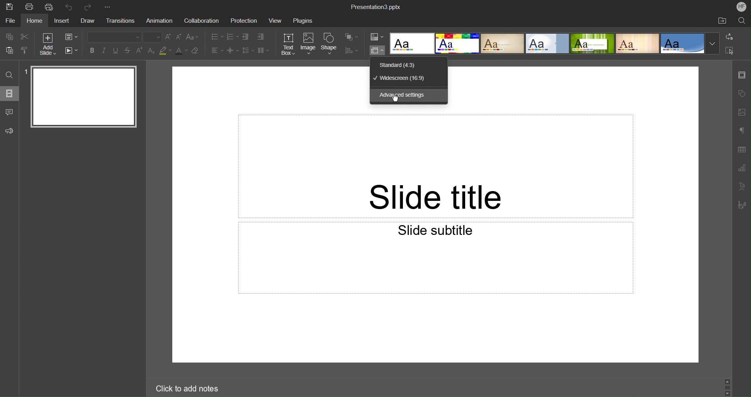  I want to click on Underline, so click(117, 51).